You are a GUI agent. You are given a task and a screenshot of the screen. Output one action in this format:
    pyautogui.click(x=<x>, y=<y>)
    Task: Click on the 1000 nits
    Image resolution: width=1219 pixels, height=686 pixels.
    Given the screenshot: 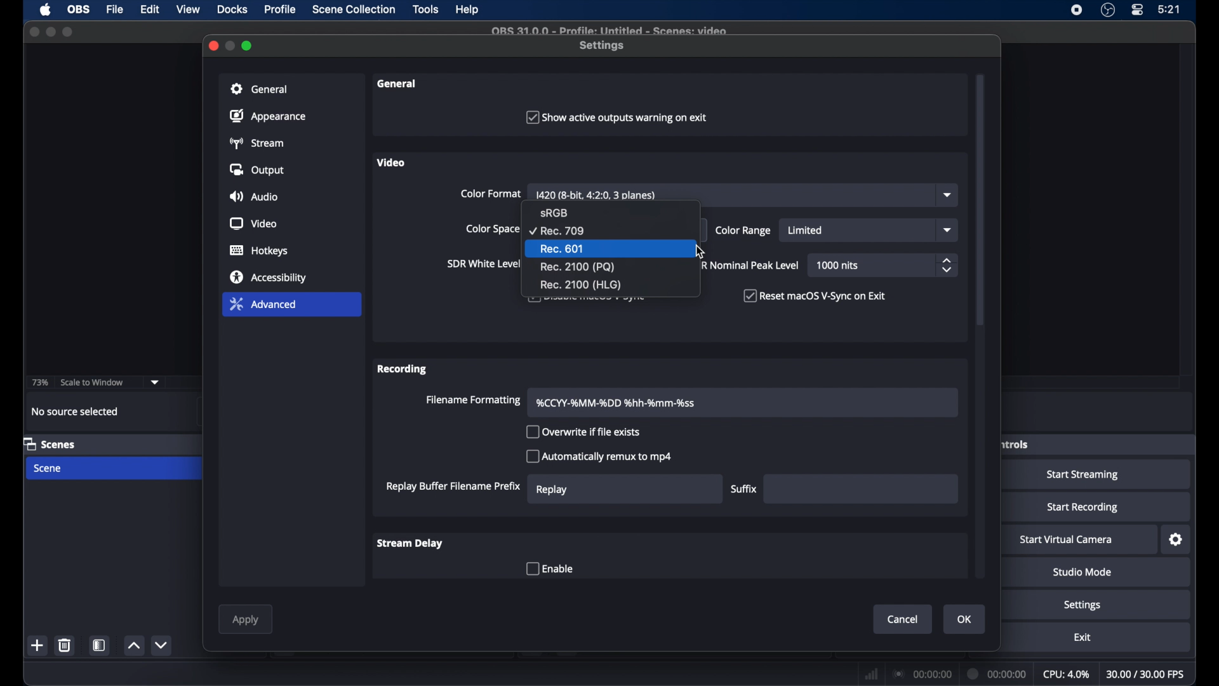 What is the action you would take?
    pyautogui.click(x=838, y=266)
    